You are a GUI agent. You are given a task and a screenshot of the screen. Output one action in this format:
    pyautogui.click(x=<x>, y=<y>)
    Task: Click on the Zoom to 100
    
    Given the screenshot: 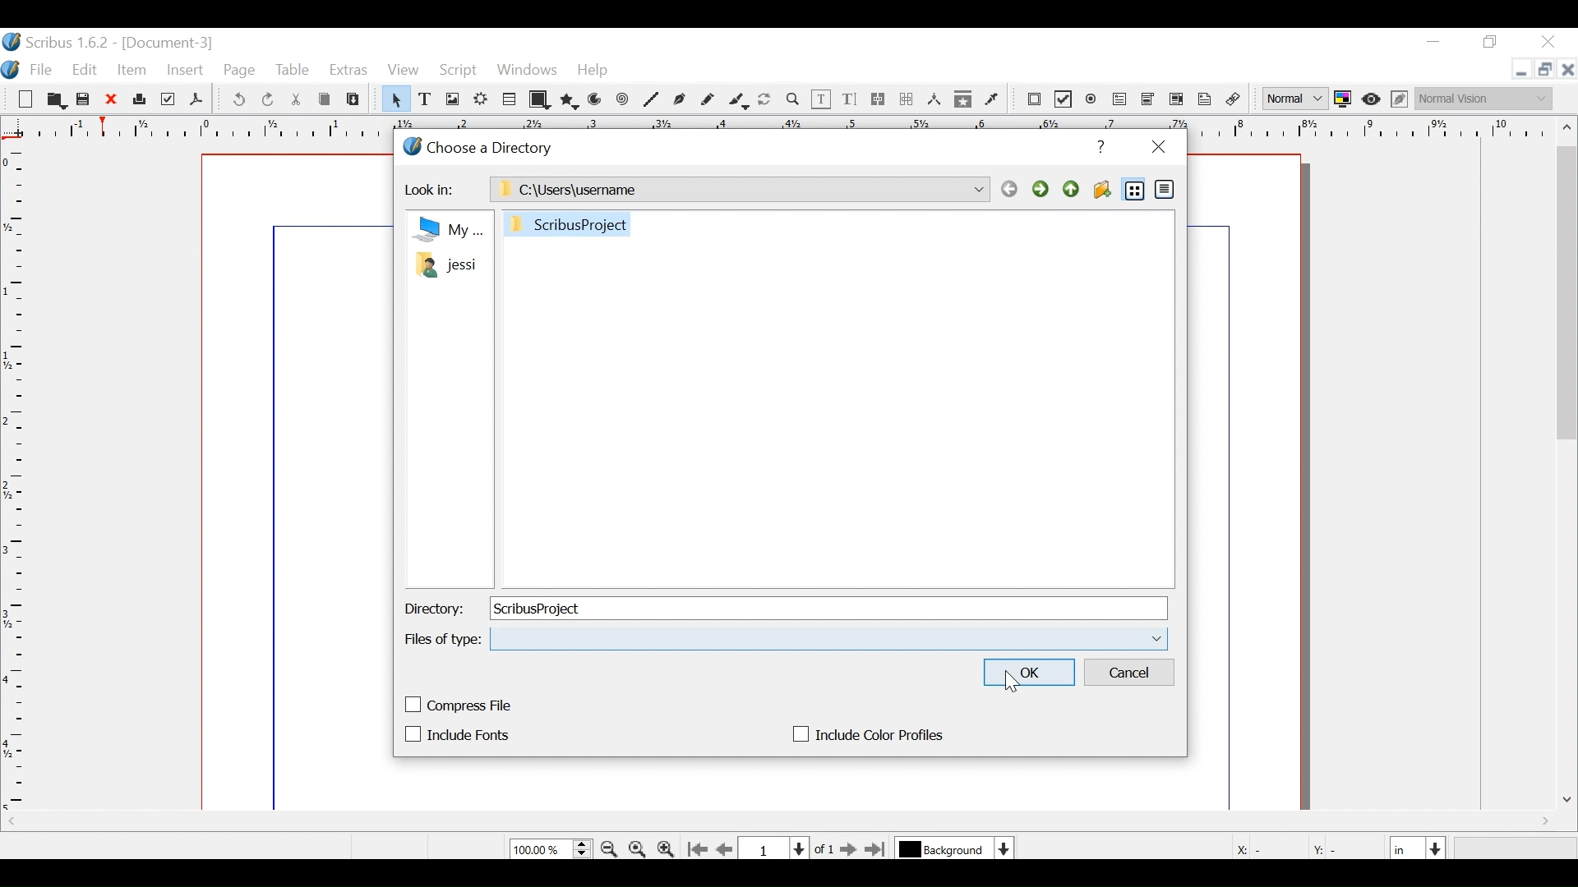 What is the action you would take?
    pyautogui.click(x=638, y=848)
    